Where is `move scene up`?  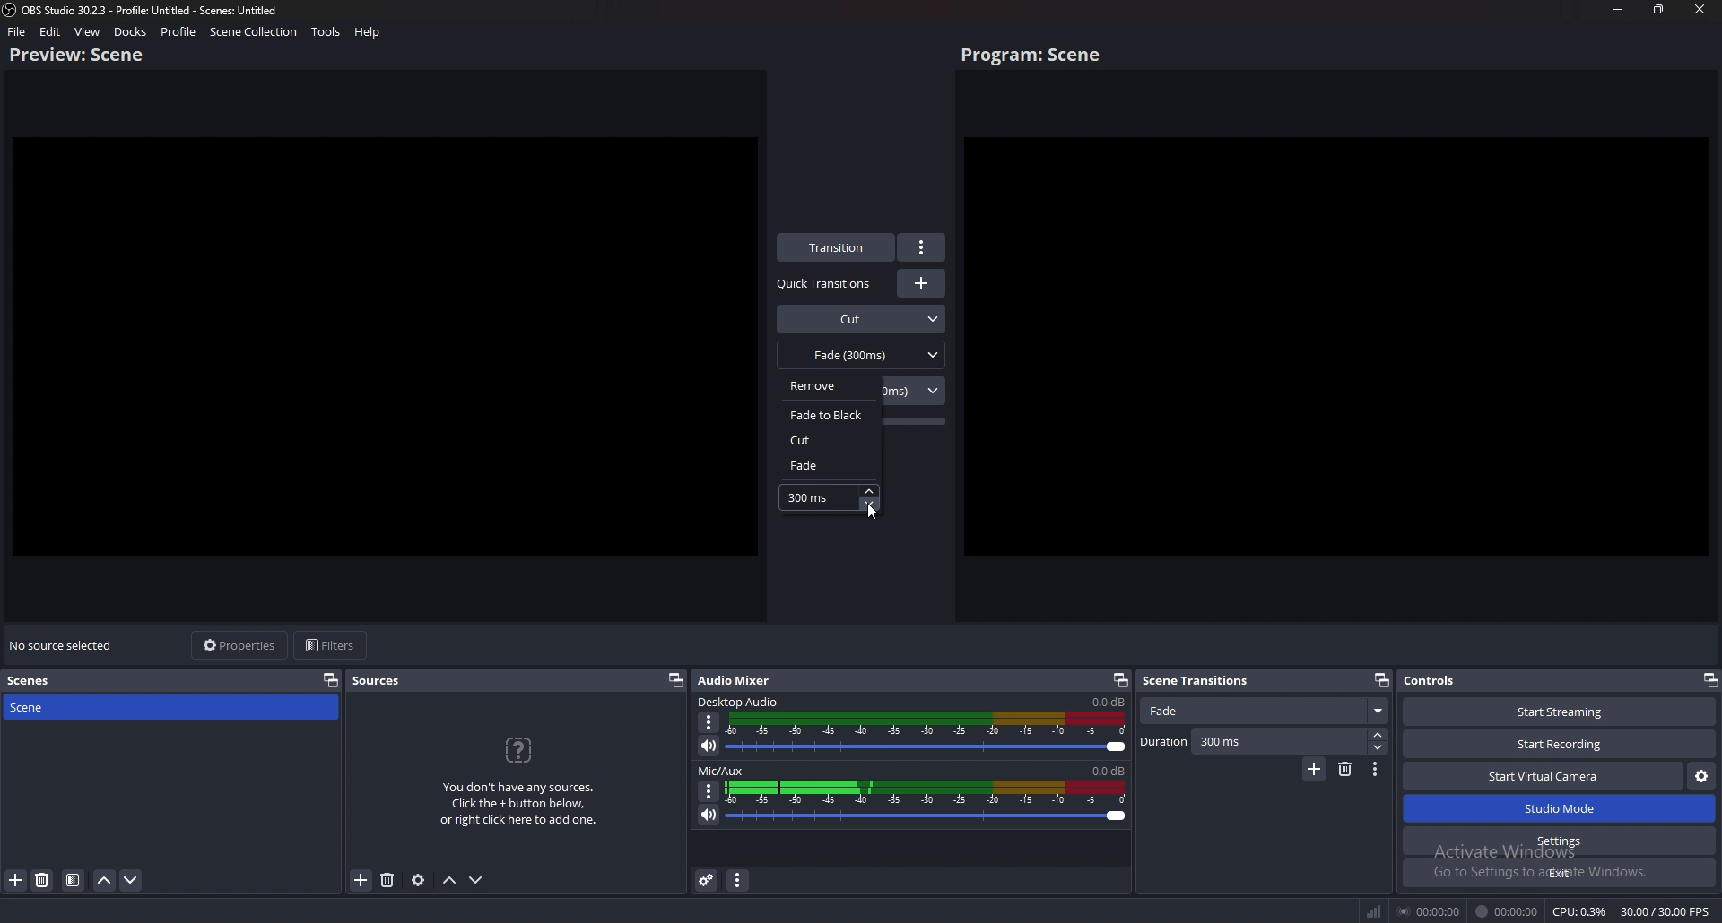
move scene up is located at coordinates (105, 880).